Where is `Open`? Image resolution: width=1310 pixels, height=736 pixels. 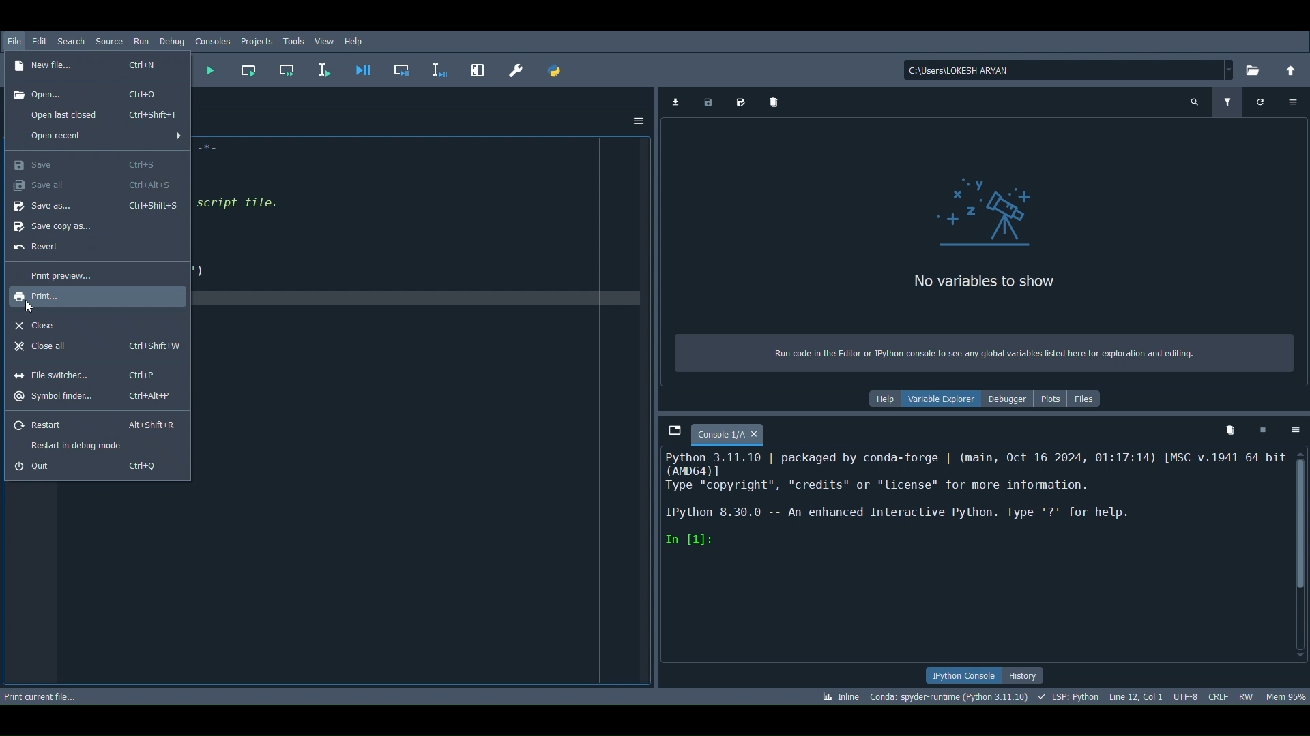
Open is located at coordinates (95, 92).